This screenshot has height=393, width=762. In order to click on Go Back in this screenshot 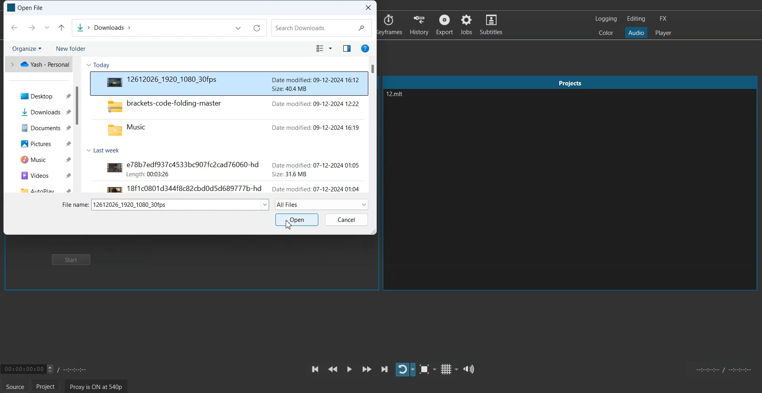, I will do `click(14, 27)`.